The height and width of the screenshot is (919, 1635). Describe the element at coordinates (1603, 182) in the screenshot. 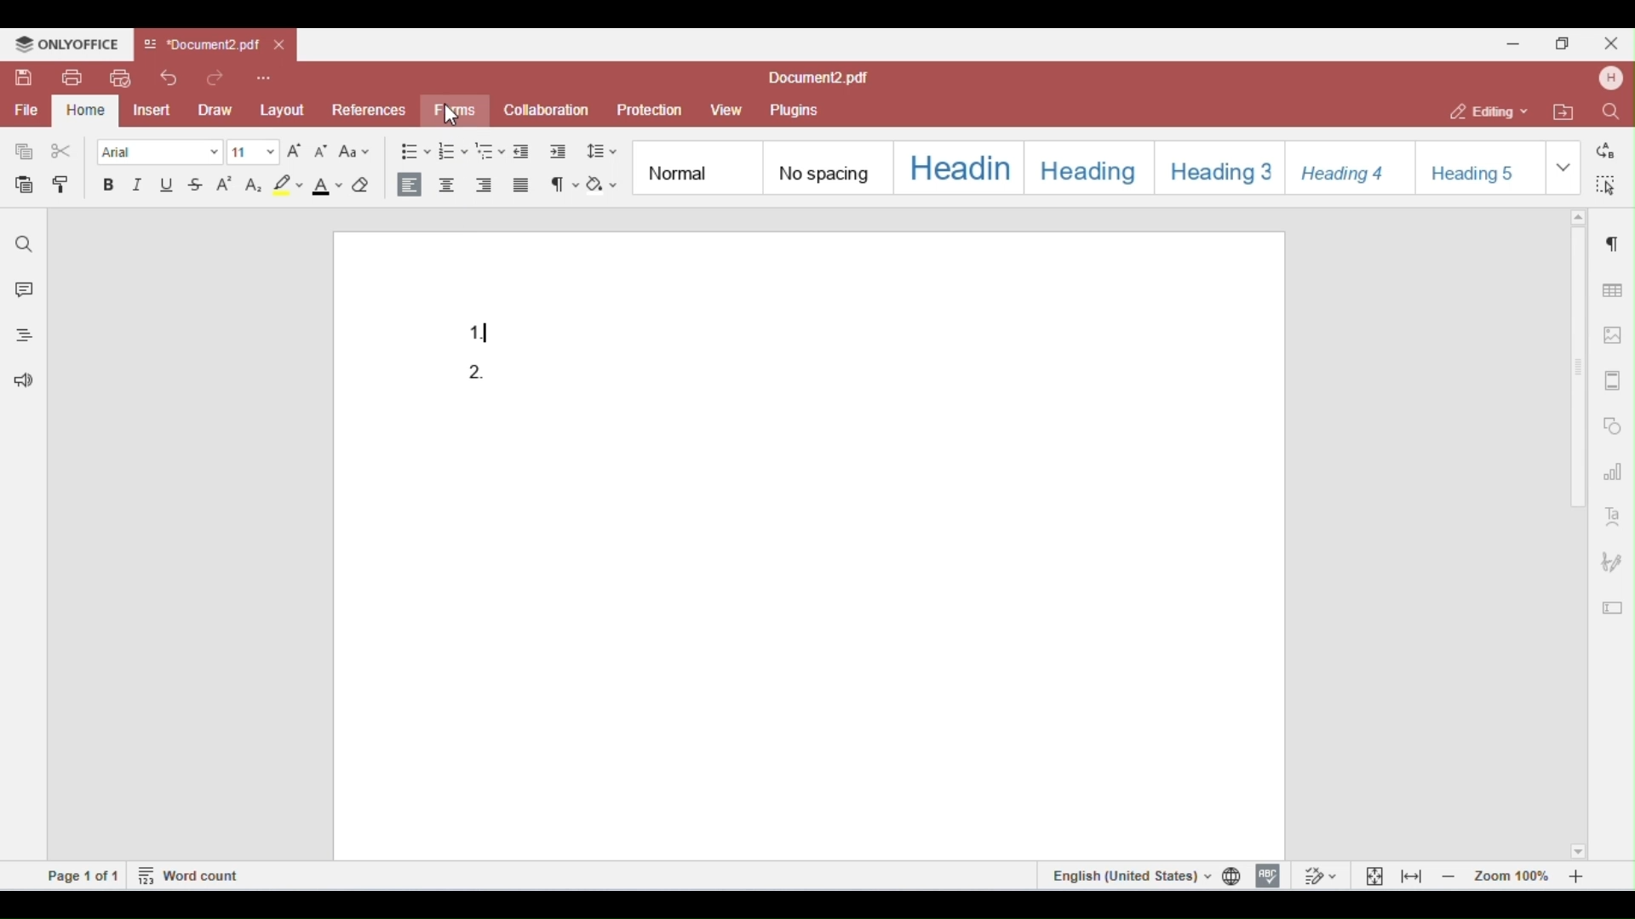

I see `select all` at that location.